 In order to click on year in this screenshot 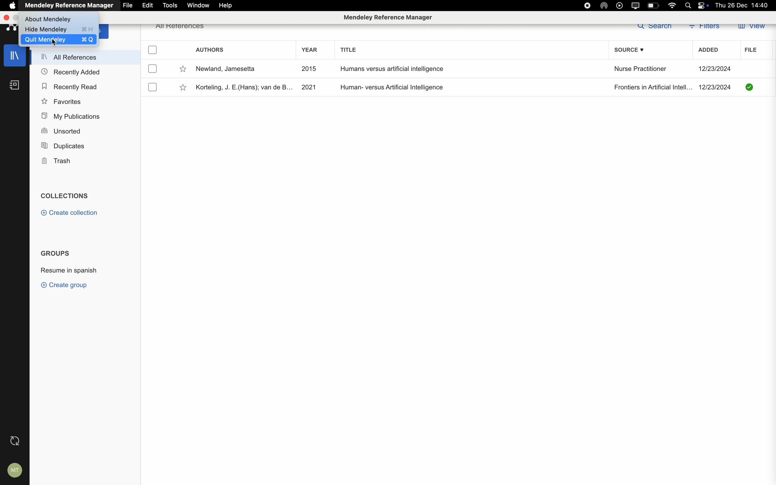, I will do `click(310, 49)`.